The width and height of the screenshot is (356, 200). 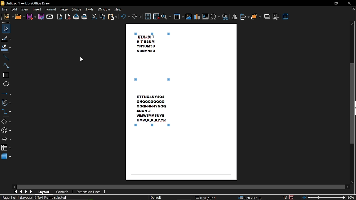 I want to click on flip, so click(x=235, y=16).